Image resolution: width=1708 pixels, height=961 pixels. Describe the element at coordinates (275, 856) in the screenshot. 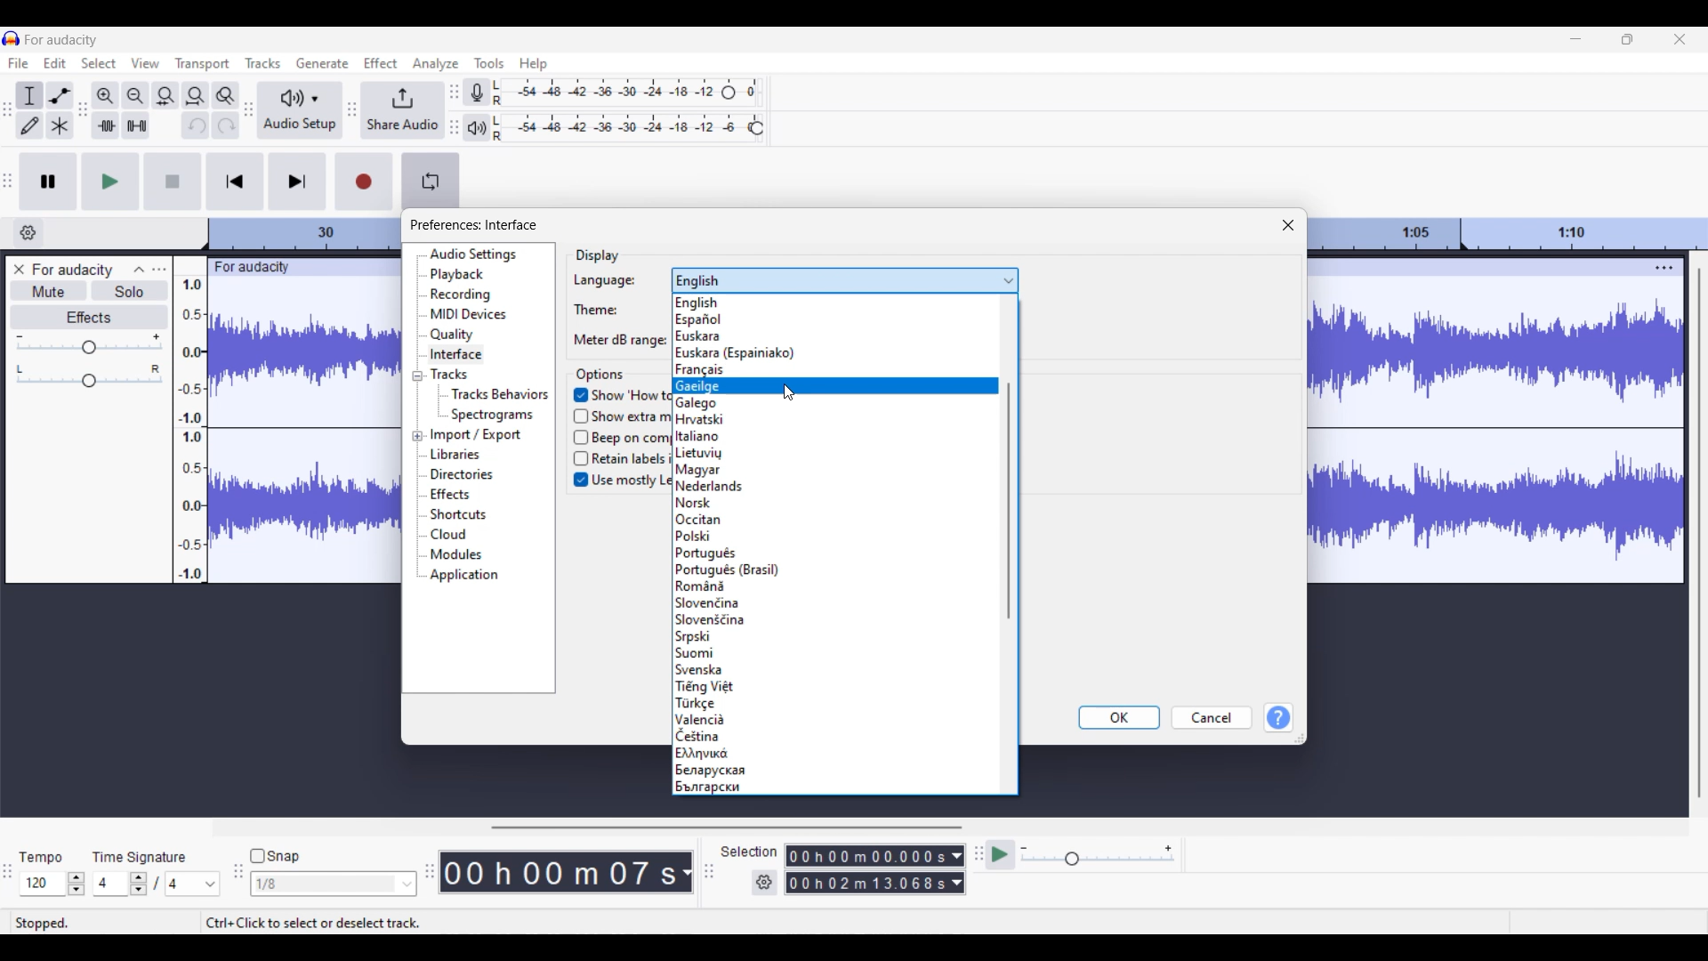

I see `Snap toggle` at that location.